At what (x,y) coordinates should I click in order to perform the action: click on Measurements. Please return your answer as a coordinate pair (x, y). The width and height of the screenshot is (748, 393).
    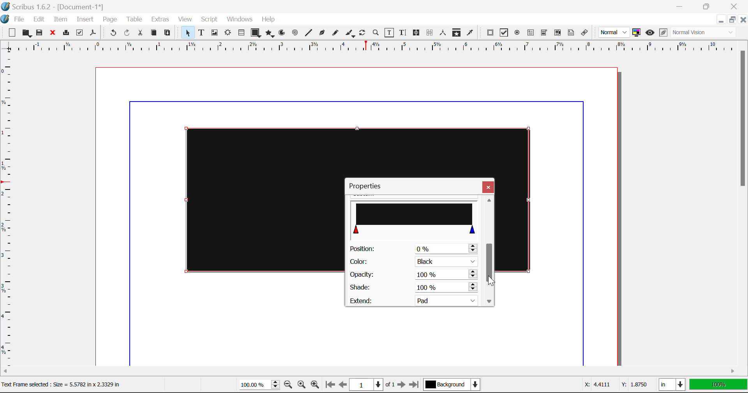
    Looking at the image, I should click on (443, 33).